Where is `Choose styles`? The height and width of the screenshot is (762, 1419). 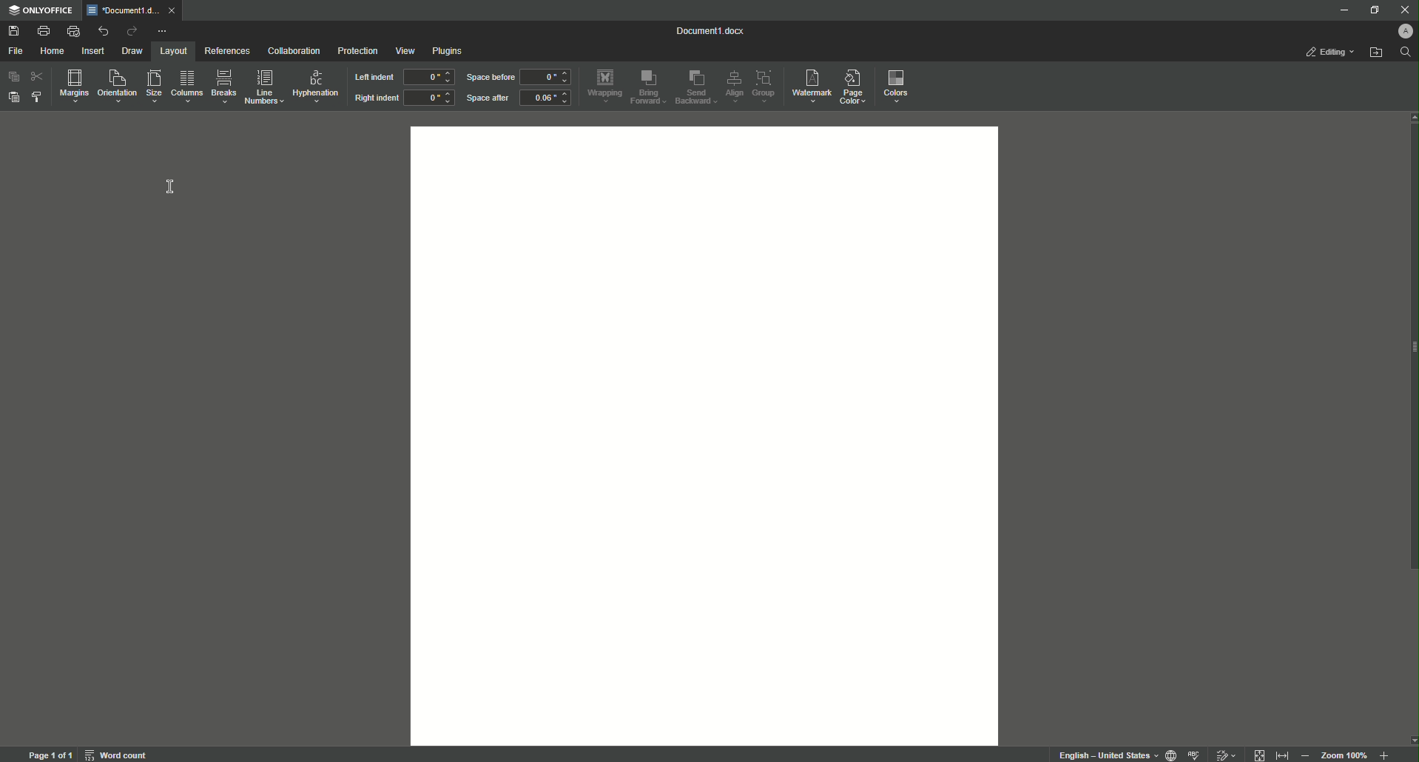 Choose styles is located at coordinates (38, 98).